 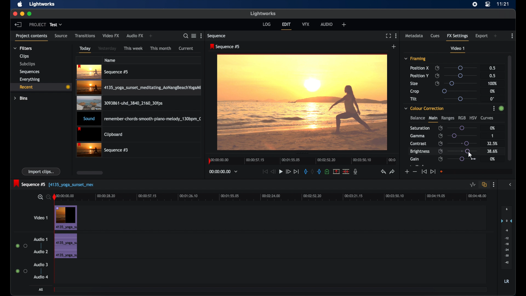 I want to click on sequence 5, so click(x=54, y=184).